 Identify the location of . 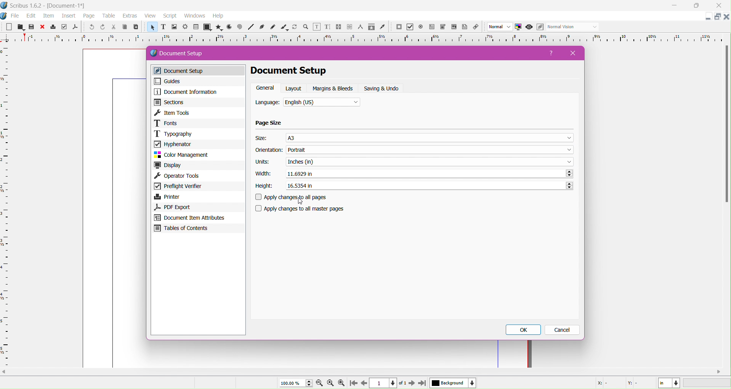
(75, 27).